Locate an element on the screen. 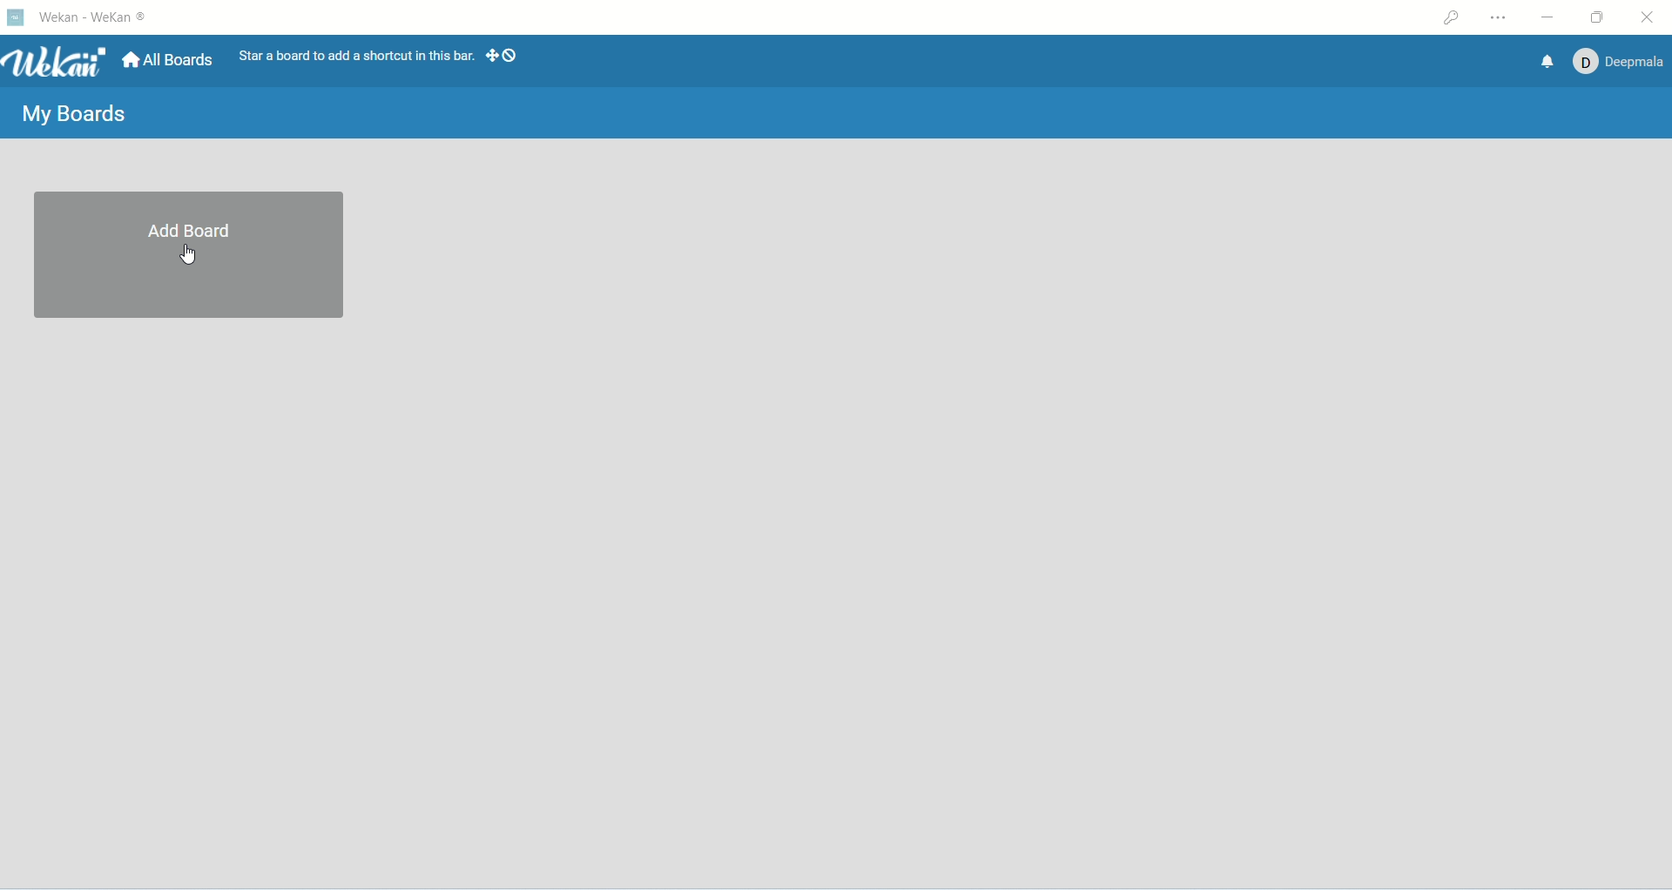 This screenshot has width=1672, height=890. add boards is located at coordinates (192, 258).